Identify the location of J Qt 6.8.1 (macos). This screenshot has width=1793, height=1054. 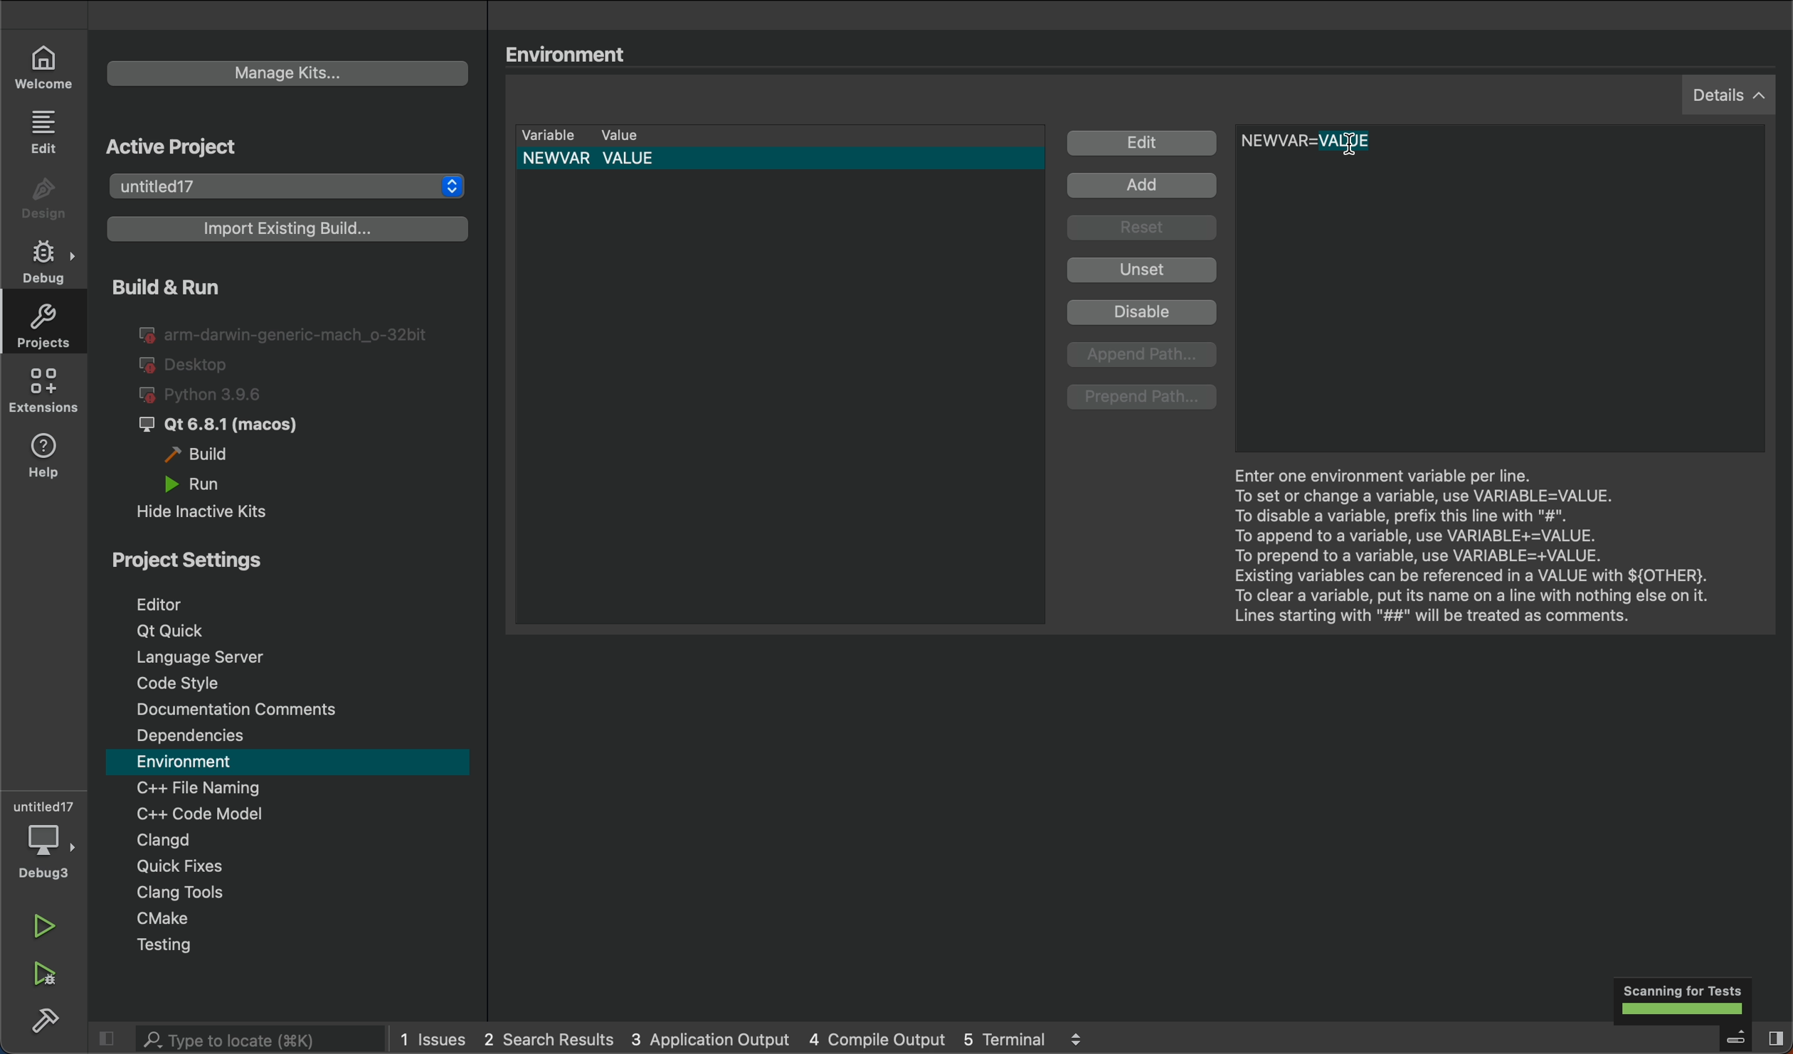
(231, 426).